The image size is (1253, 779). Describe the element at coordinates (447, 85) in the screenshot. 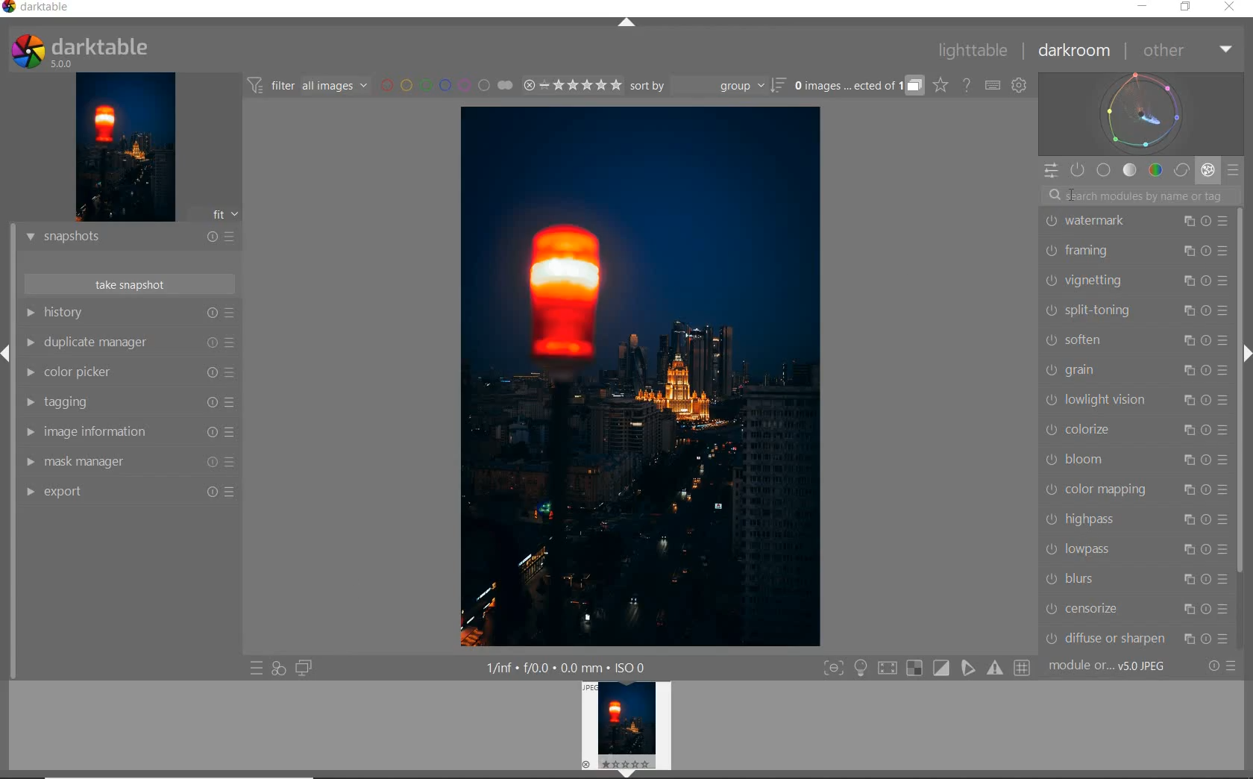

I see `FILTER BY IMAGE COLOR LABEL` at that location.